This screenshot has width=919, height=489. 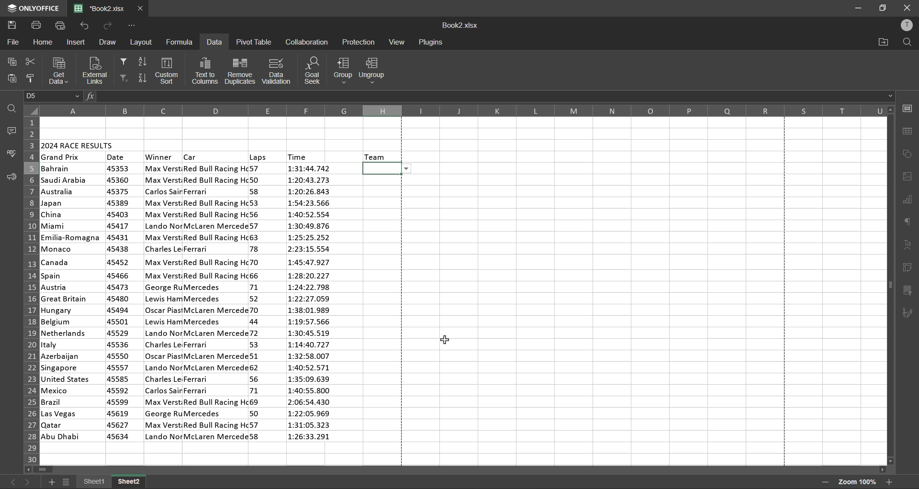 What do you see at coordinates (59, 25) in the screenshot?
I see `quick print` at bounding box center [59, 25].